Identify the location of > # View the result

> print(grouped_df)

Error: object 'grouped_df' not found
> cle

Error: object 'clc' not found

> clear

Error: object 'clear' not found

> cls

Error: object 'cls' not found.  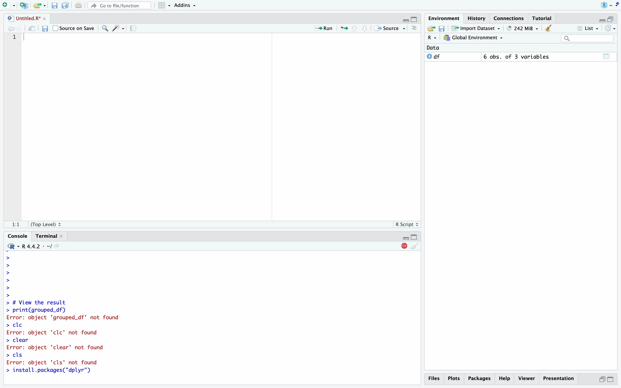
(211, 318).